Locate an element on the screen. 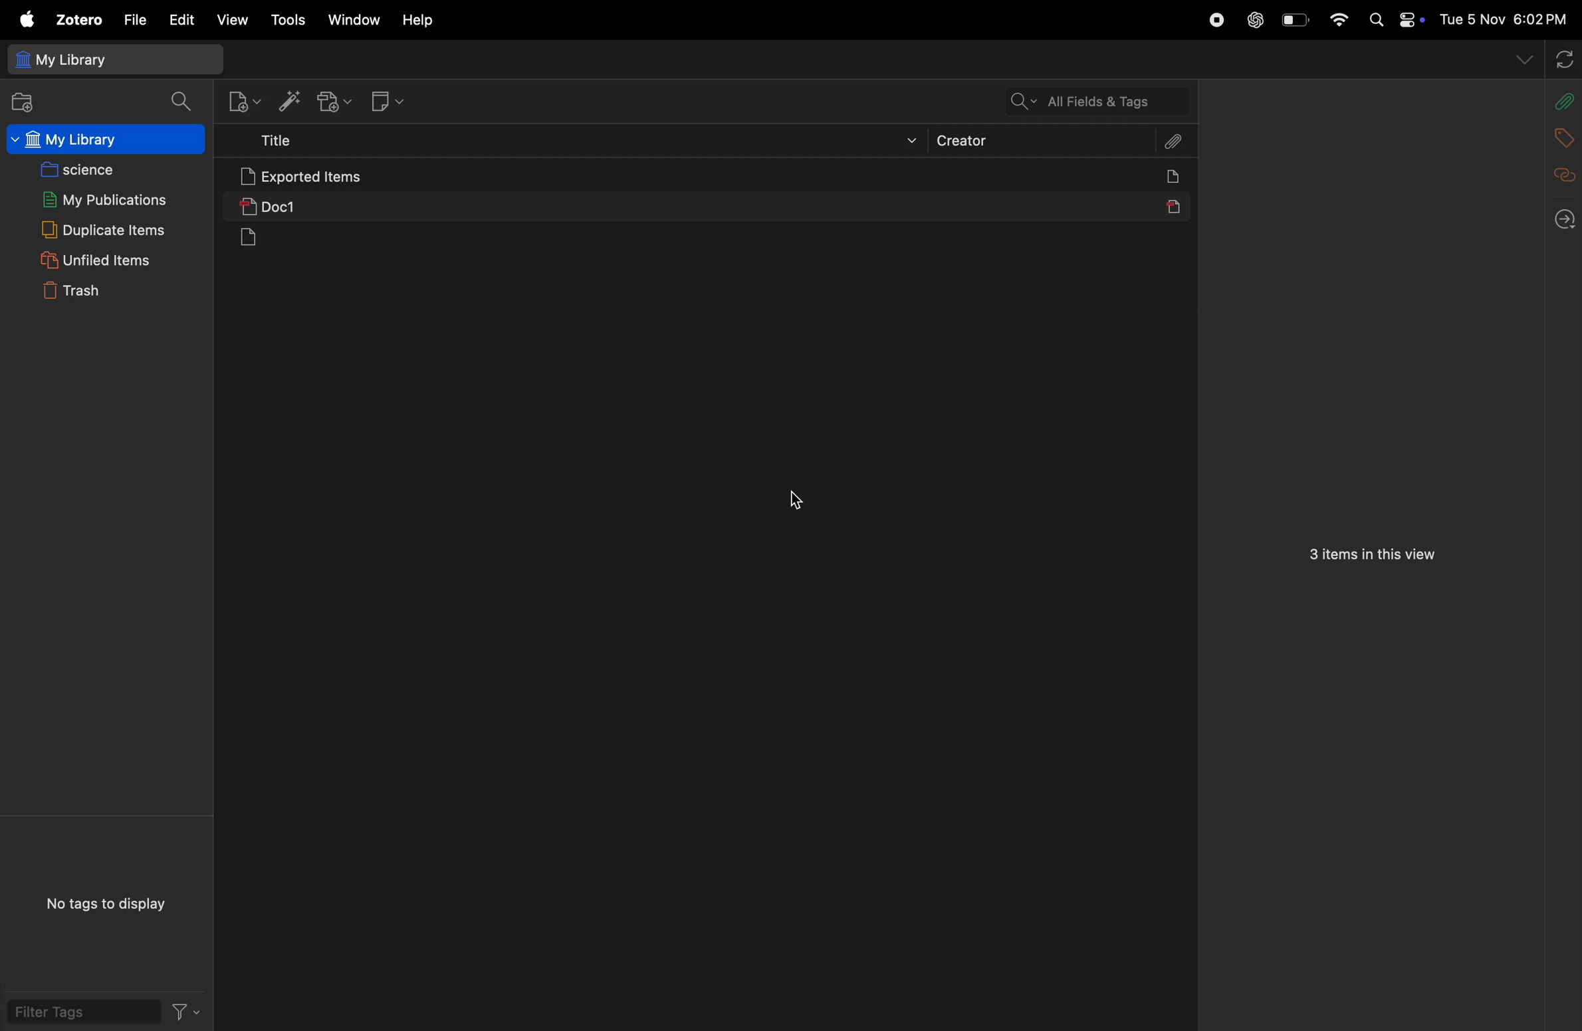  new items is located at coordinates (237, 101).